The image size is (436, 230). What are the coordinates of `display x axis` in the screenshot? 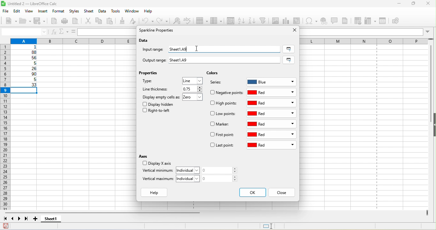 It's located at (156, 164).